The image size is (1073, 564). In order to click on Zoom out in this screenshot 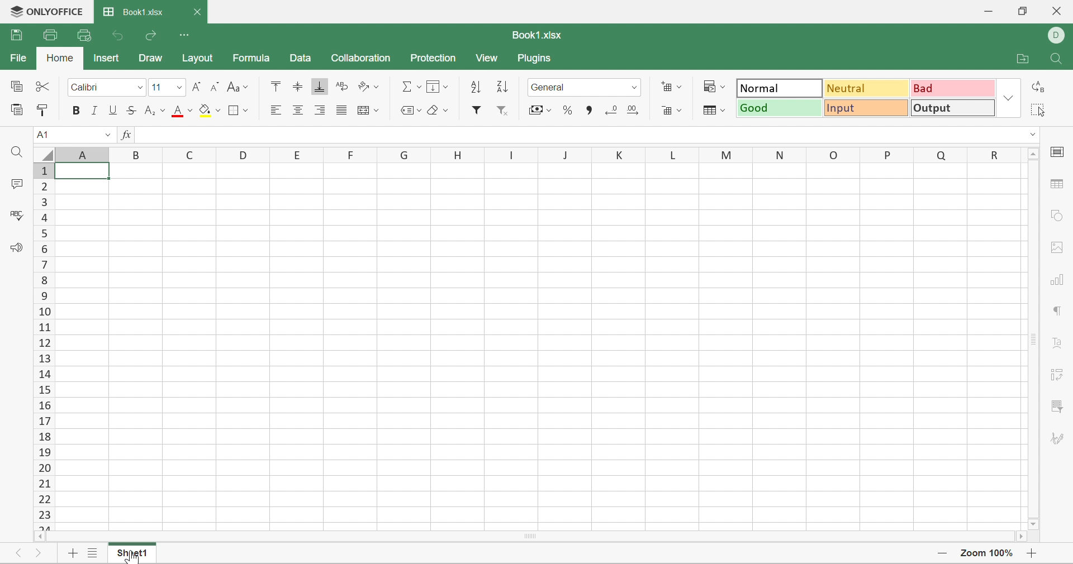, I will do `click(941, 553)`.